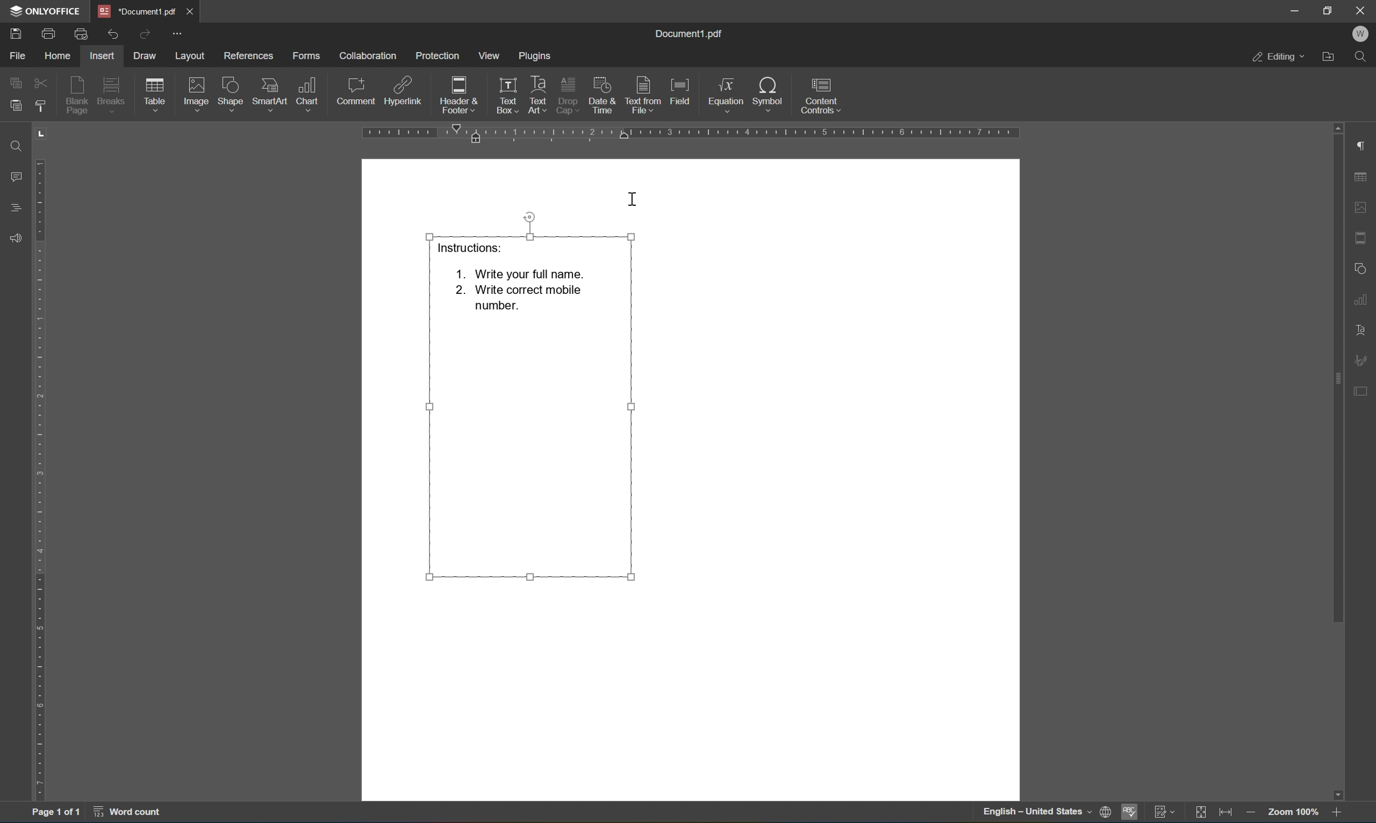  I want to click on image, so click(198, 94).